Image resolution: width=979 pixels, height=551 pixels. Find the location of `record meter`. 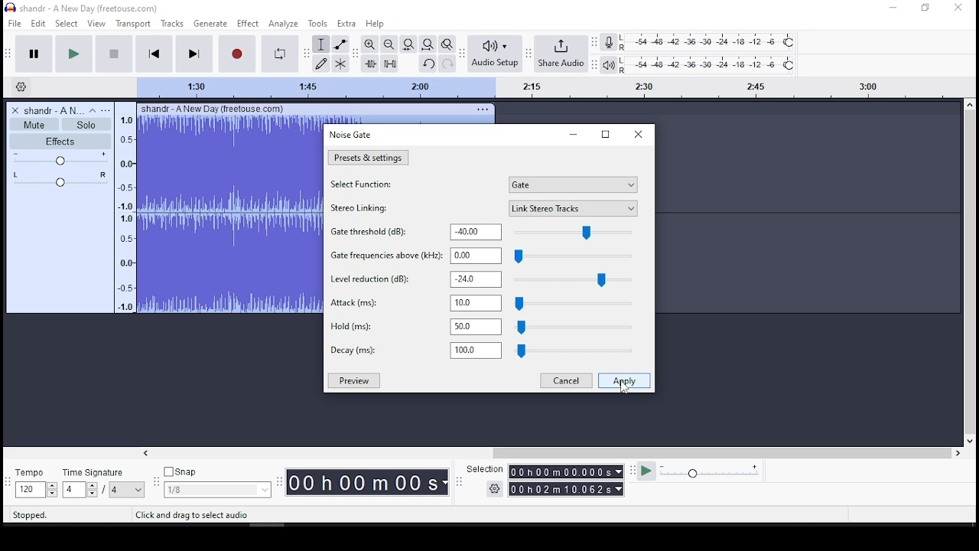

record meter is located at coordinates (610, 43).